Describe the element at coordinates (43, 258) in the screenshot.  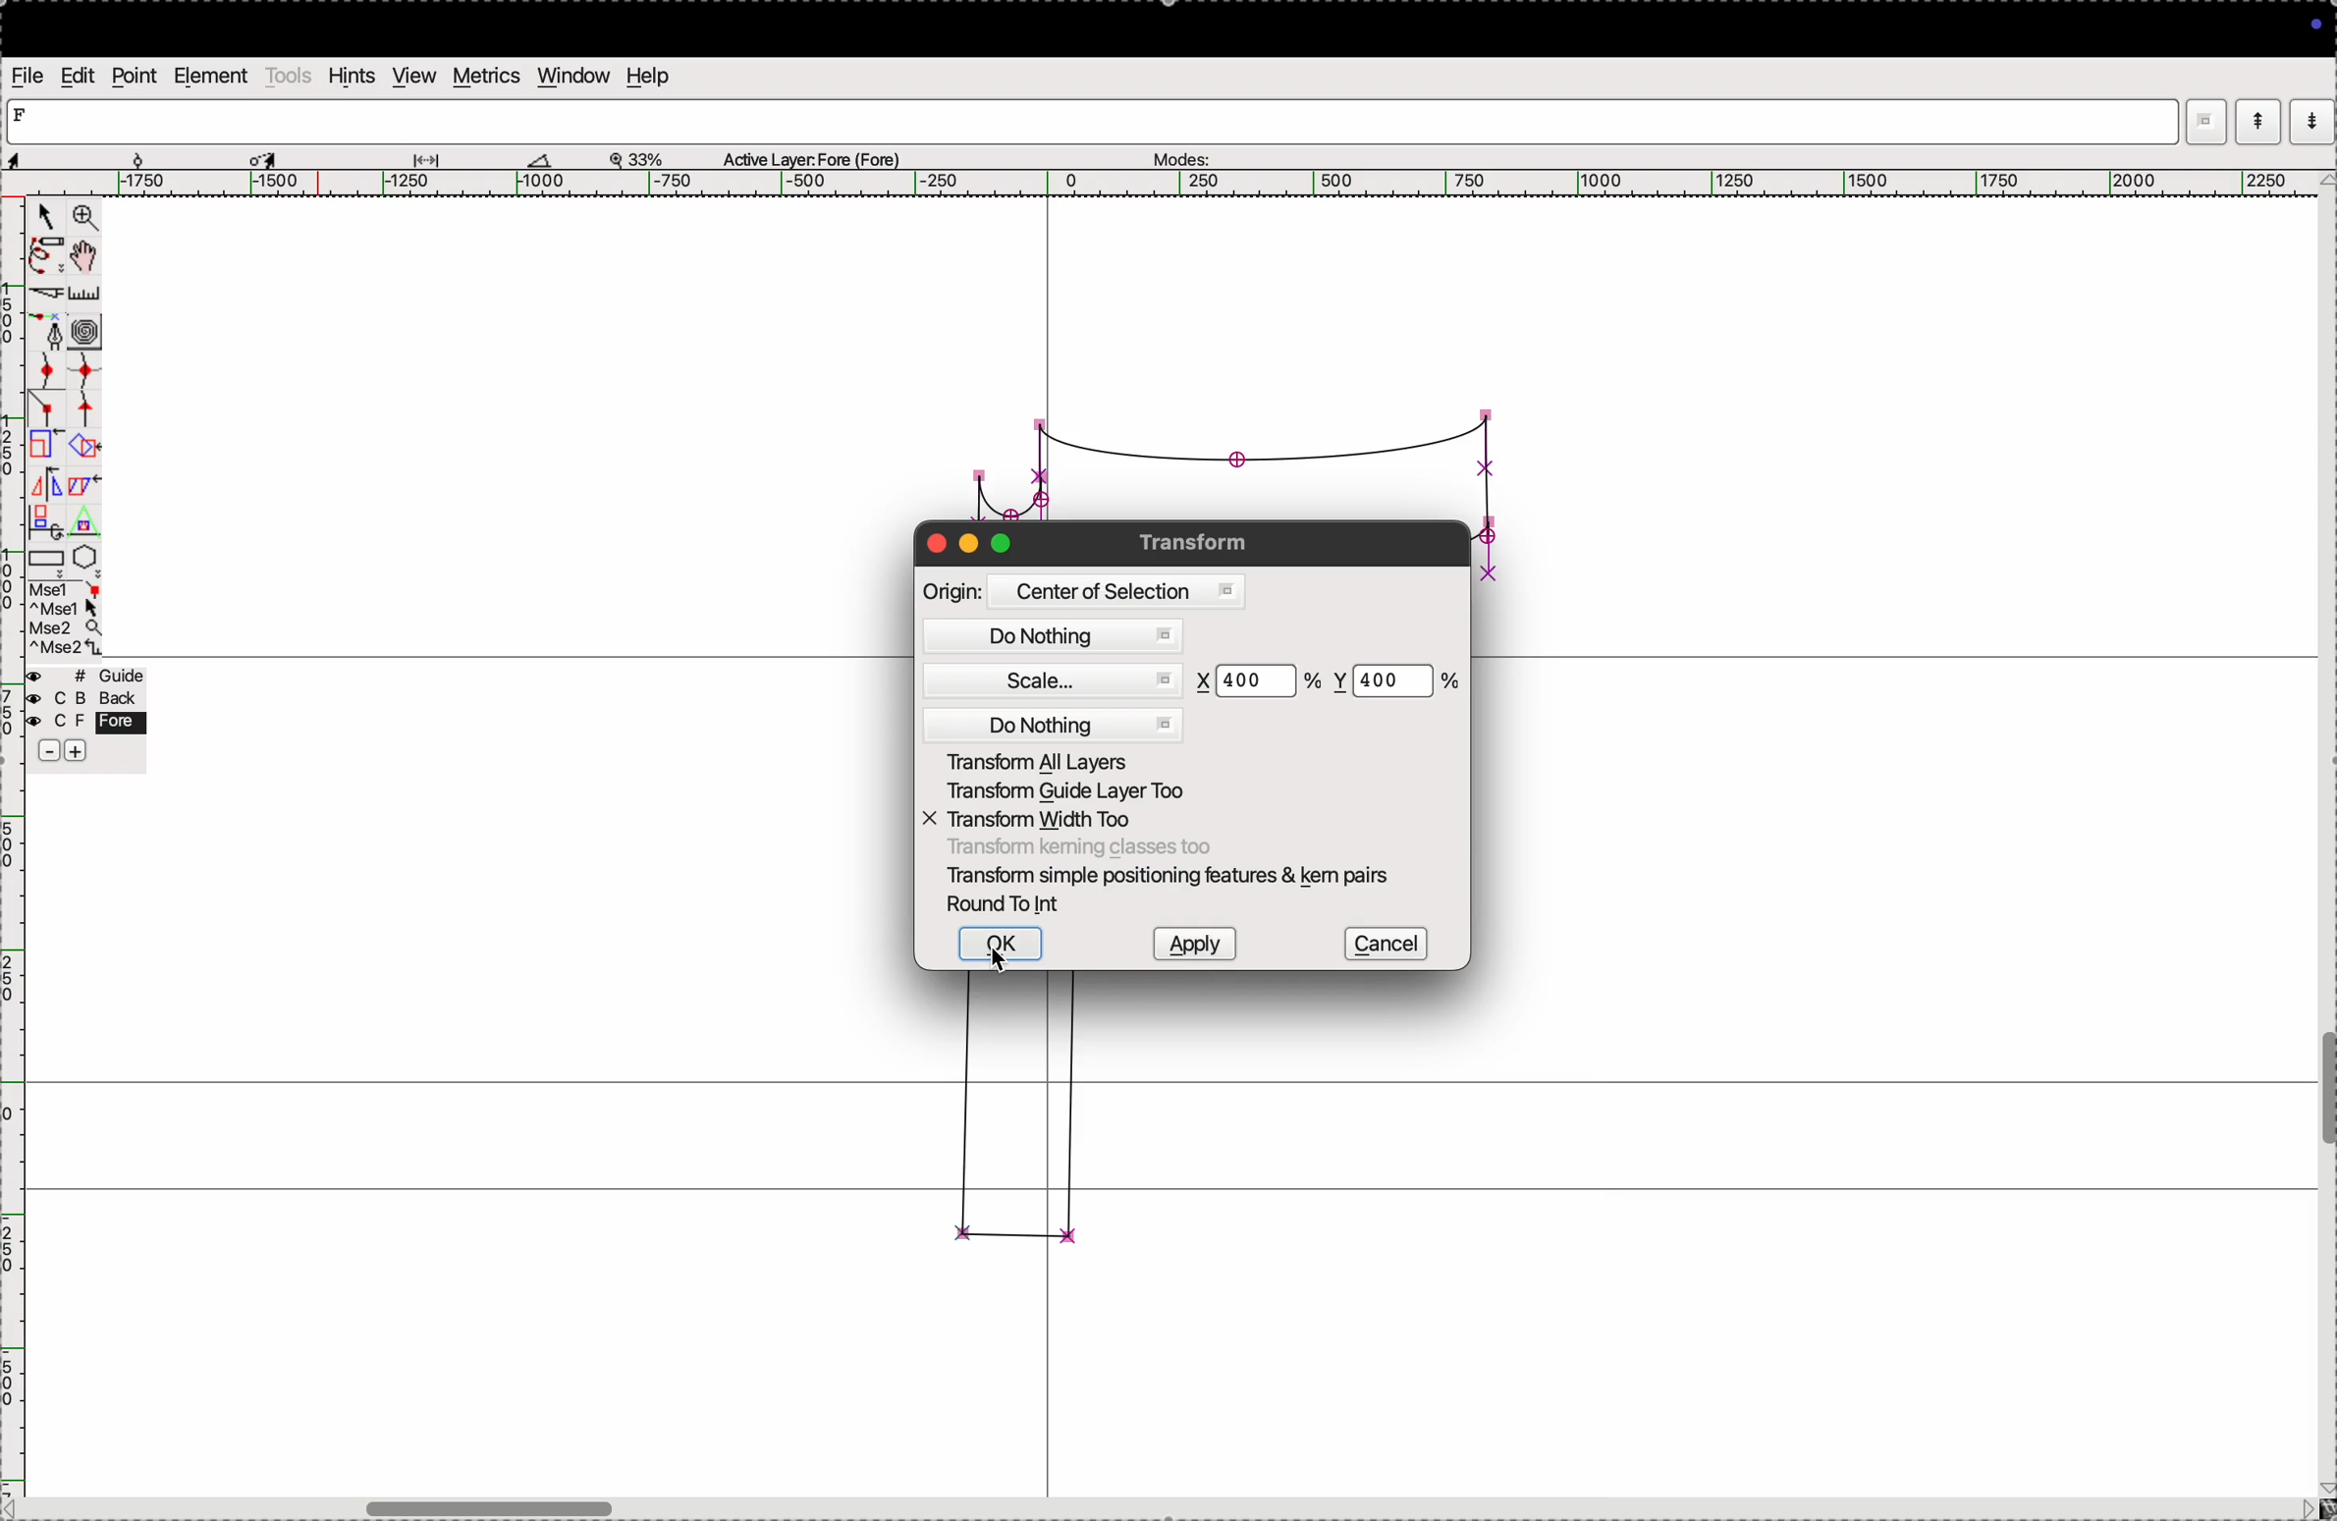
I see `pen` at that location.